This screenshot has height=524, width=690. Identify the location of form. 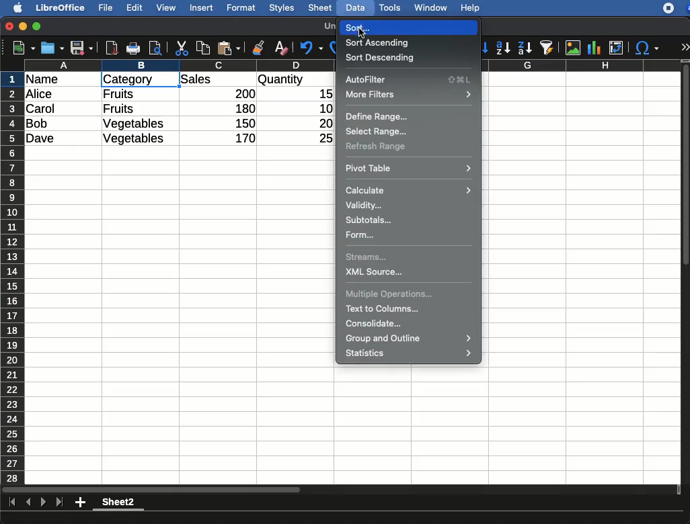
(361, 235).